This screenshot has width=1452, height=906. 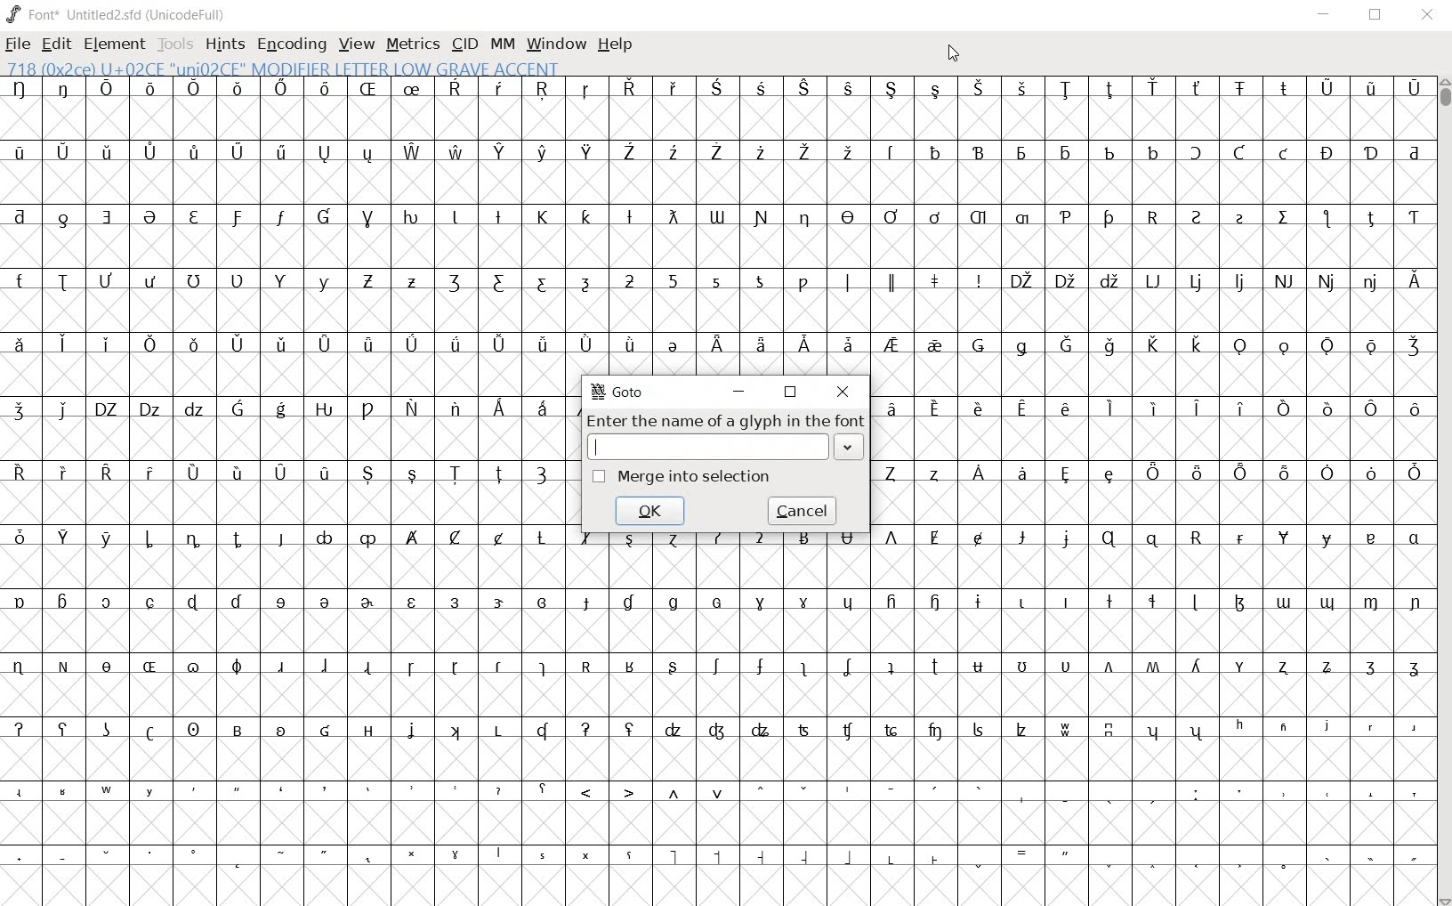 What do you see at coordinates (554, 44) in the screenshot?
I see `window` at bounding box center [554, 44].